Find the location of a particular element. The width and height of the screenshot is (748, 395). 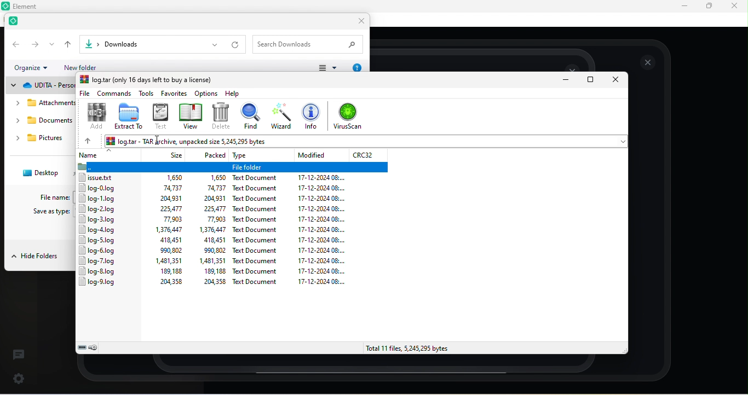

418,451 is located at coordinates (214, 240).